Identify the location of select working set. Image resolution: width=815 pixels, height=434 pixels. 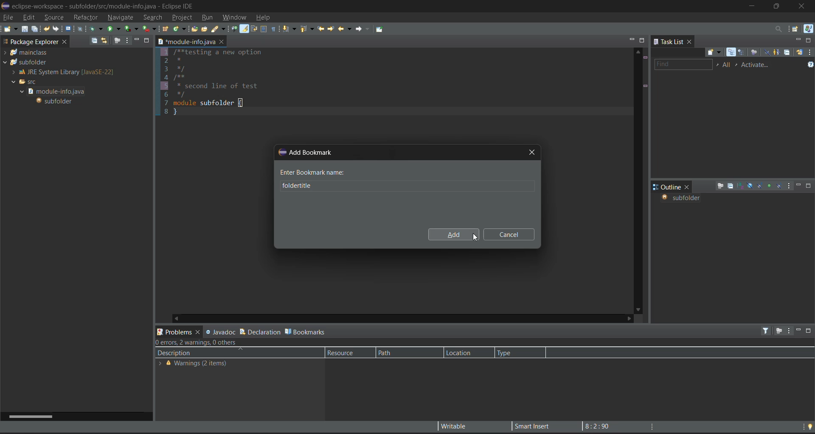
(717, 64).